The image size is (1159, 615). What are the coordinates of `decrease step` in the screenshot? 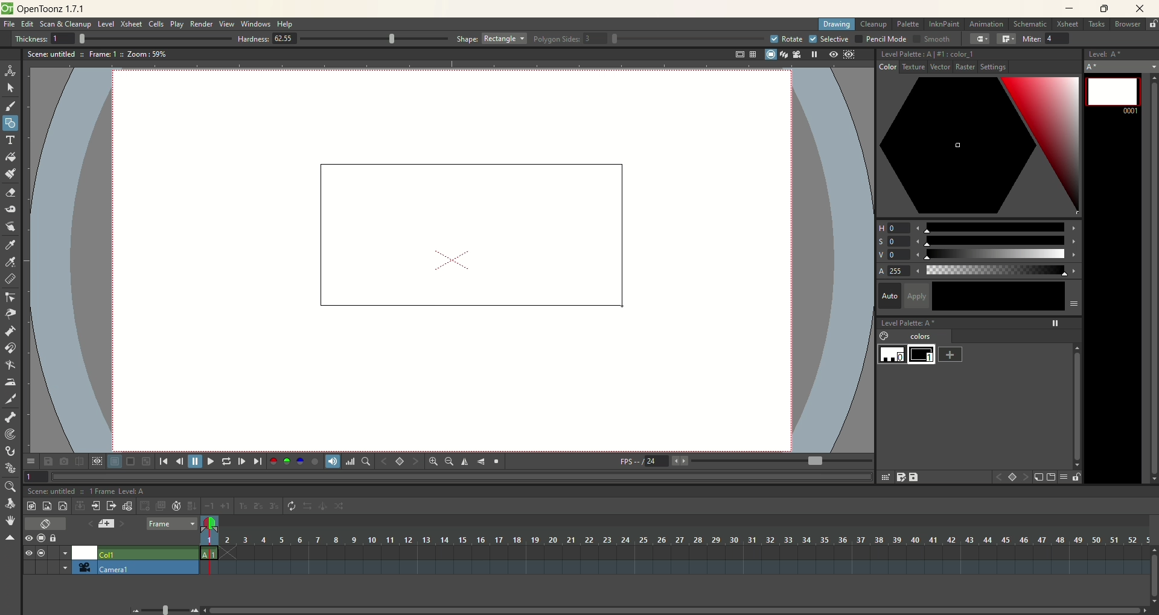 It's located at (209, 506).